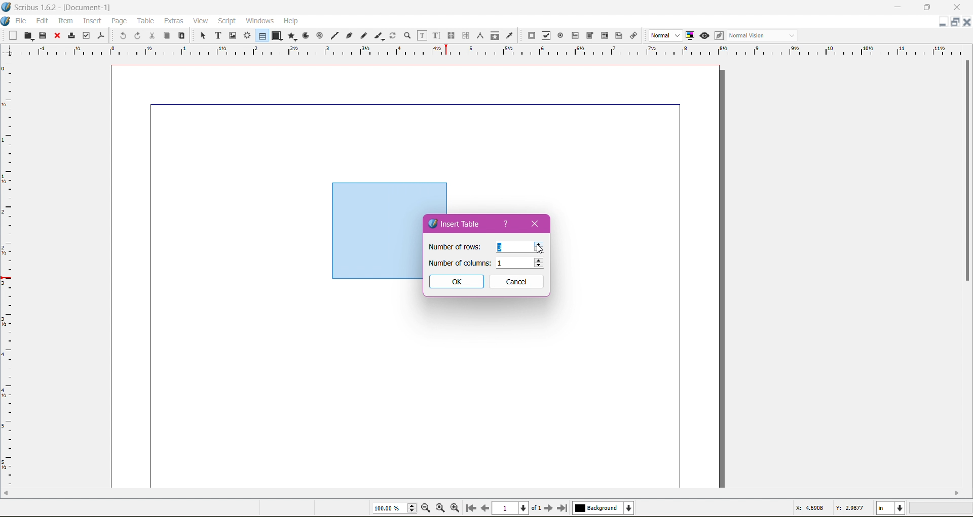 Image resolution: width=973 pixels, height=517 pixels. What do you see at coordinates (573, 36) in the screenshot?
I see `PDF Text Fields` at bounding box center [573, 36].